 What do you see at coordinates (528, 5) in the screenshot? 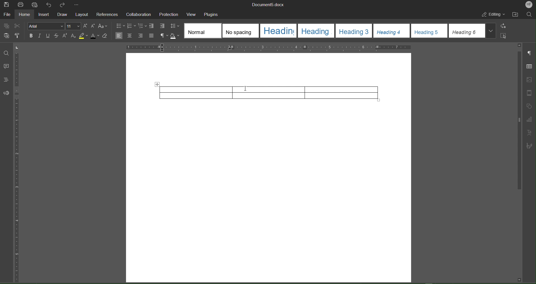
I see `Account` at bounding box center [528, 5].